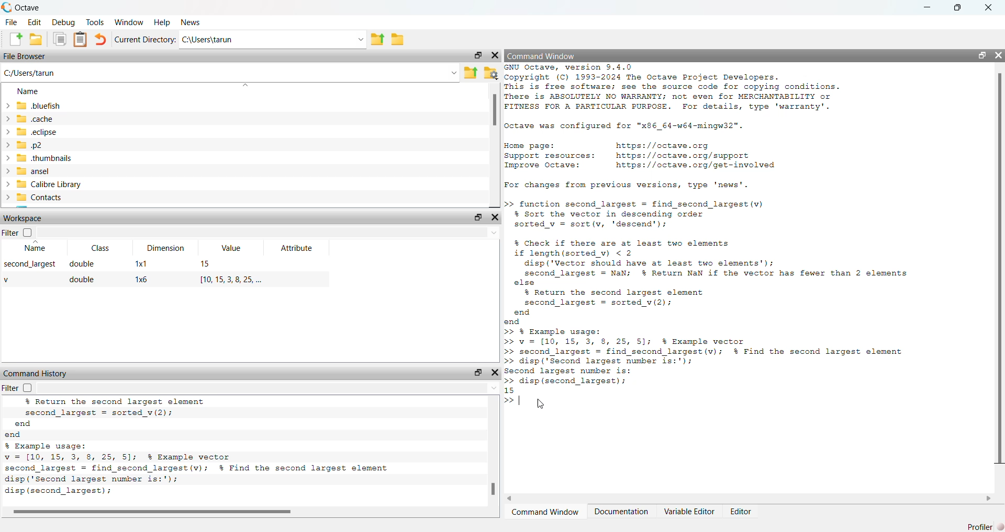 The image size is (1005, 532). Describe the element at coordinates (985, 524) in the screenshot. I see `profiler` at that location.